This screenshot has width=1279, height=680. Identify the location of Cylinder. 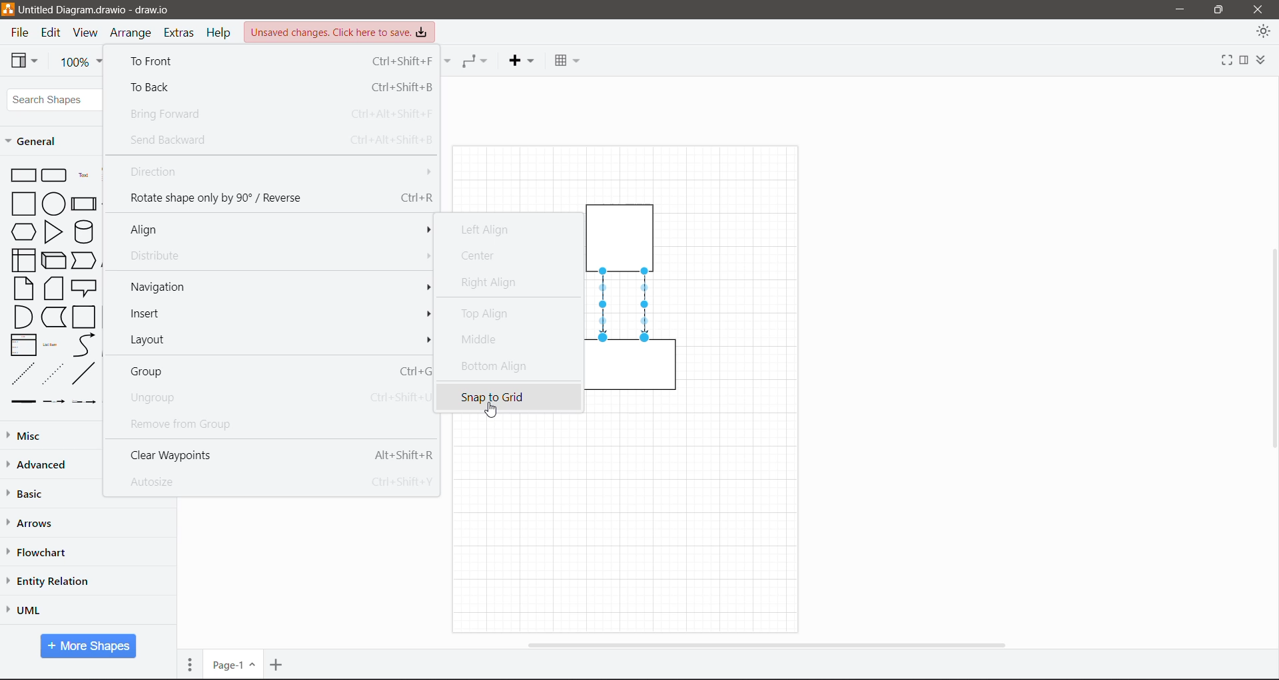
(83, 232).